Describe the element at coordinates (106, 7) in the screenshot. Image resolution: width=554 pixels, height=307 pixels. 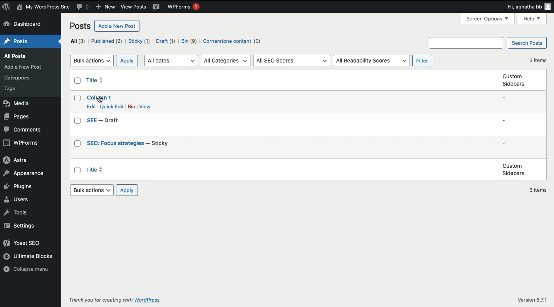
I see `New` at that location.